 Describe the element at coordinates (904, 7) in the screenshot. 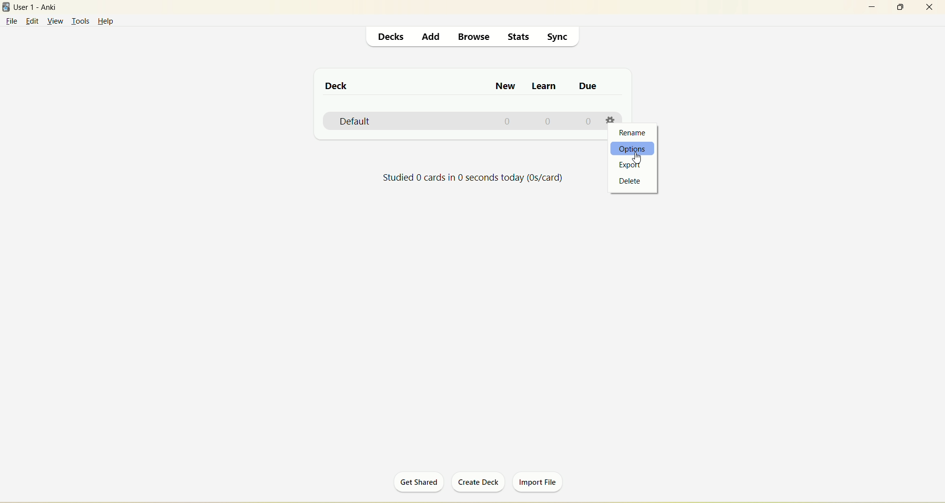

I see `maximize` at that location.